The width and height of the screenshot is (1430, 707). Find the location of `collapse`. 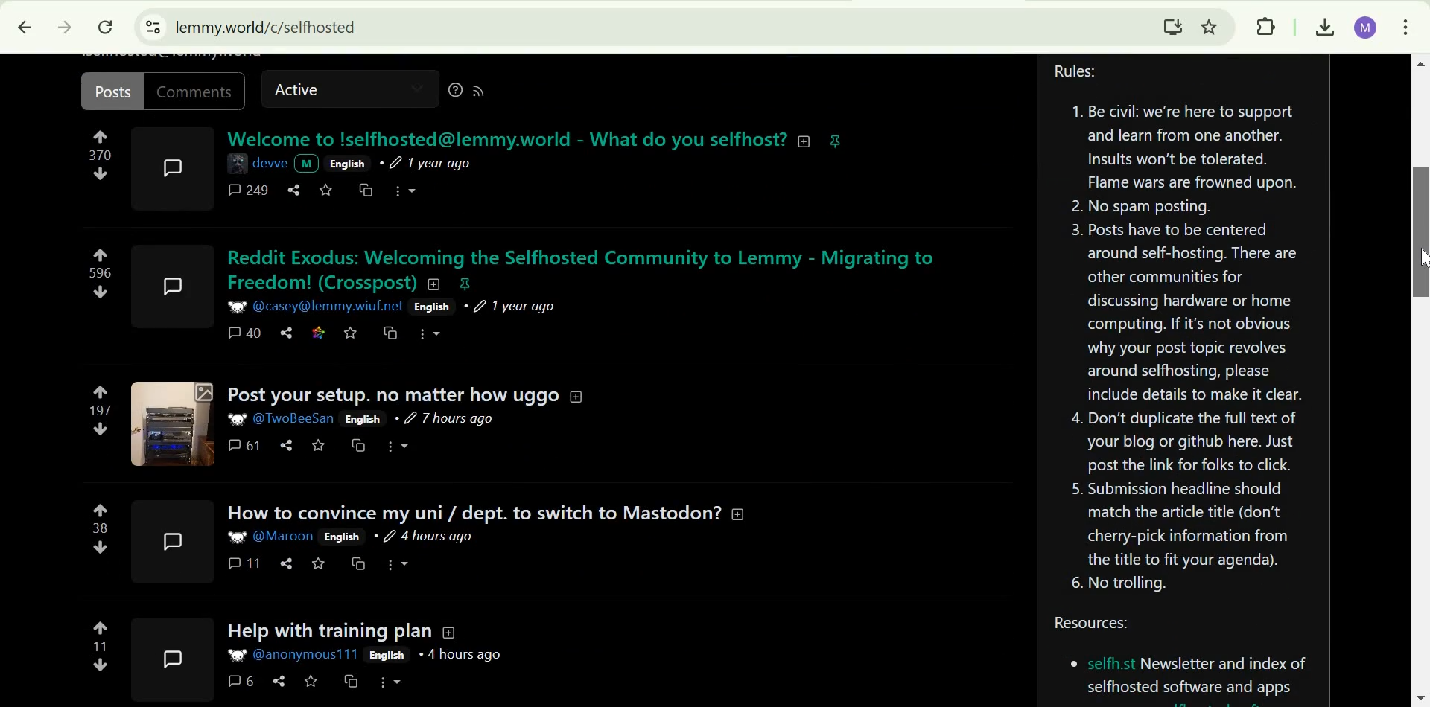

collapse is located at coordinates (740, 512).